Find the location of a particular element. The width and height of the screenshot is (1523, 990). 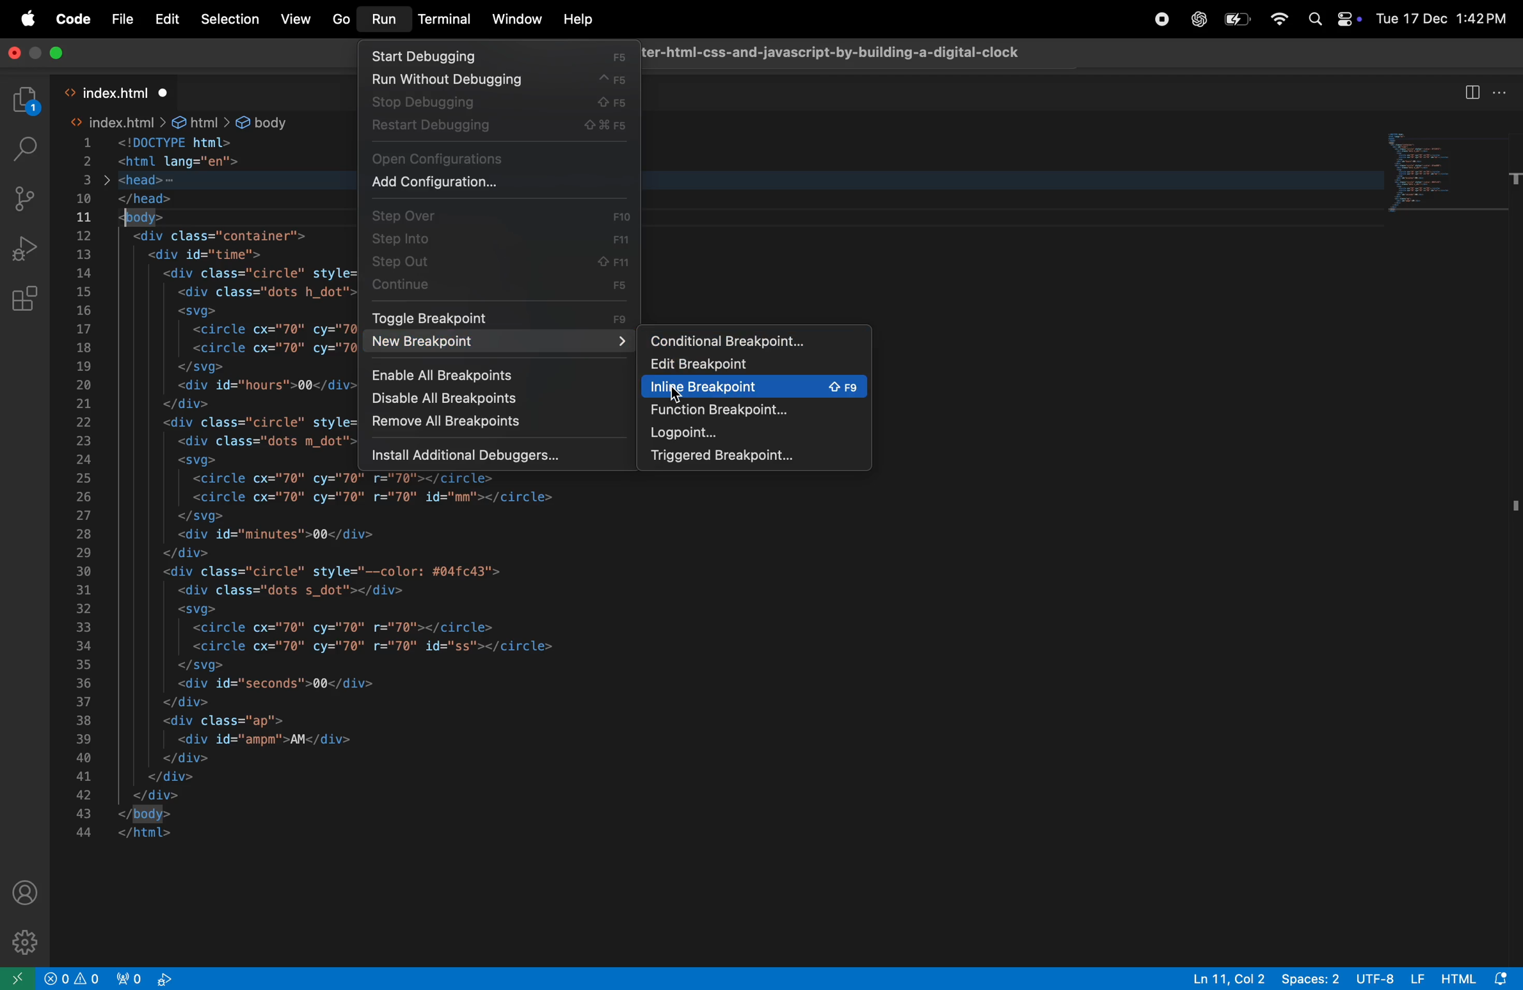

window is located at coordinates (517, 20).